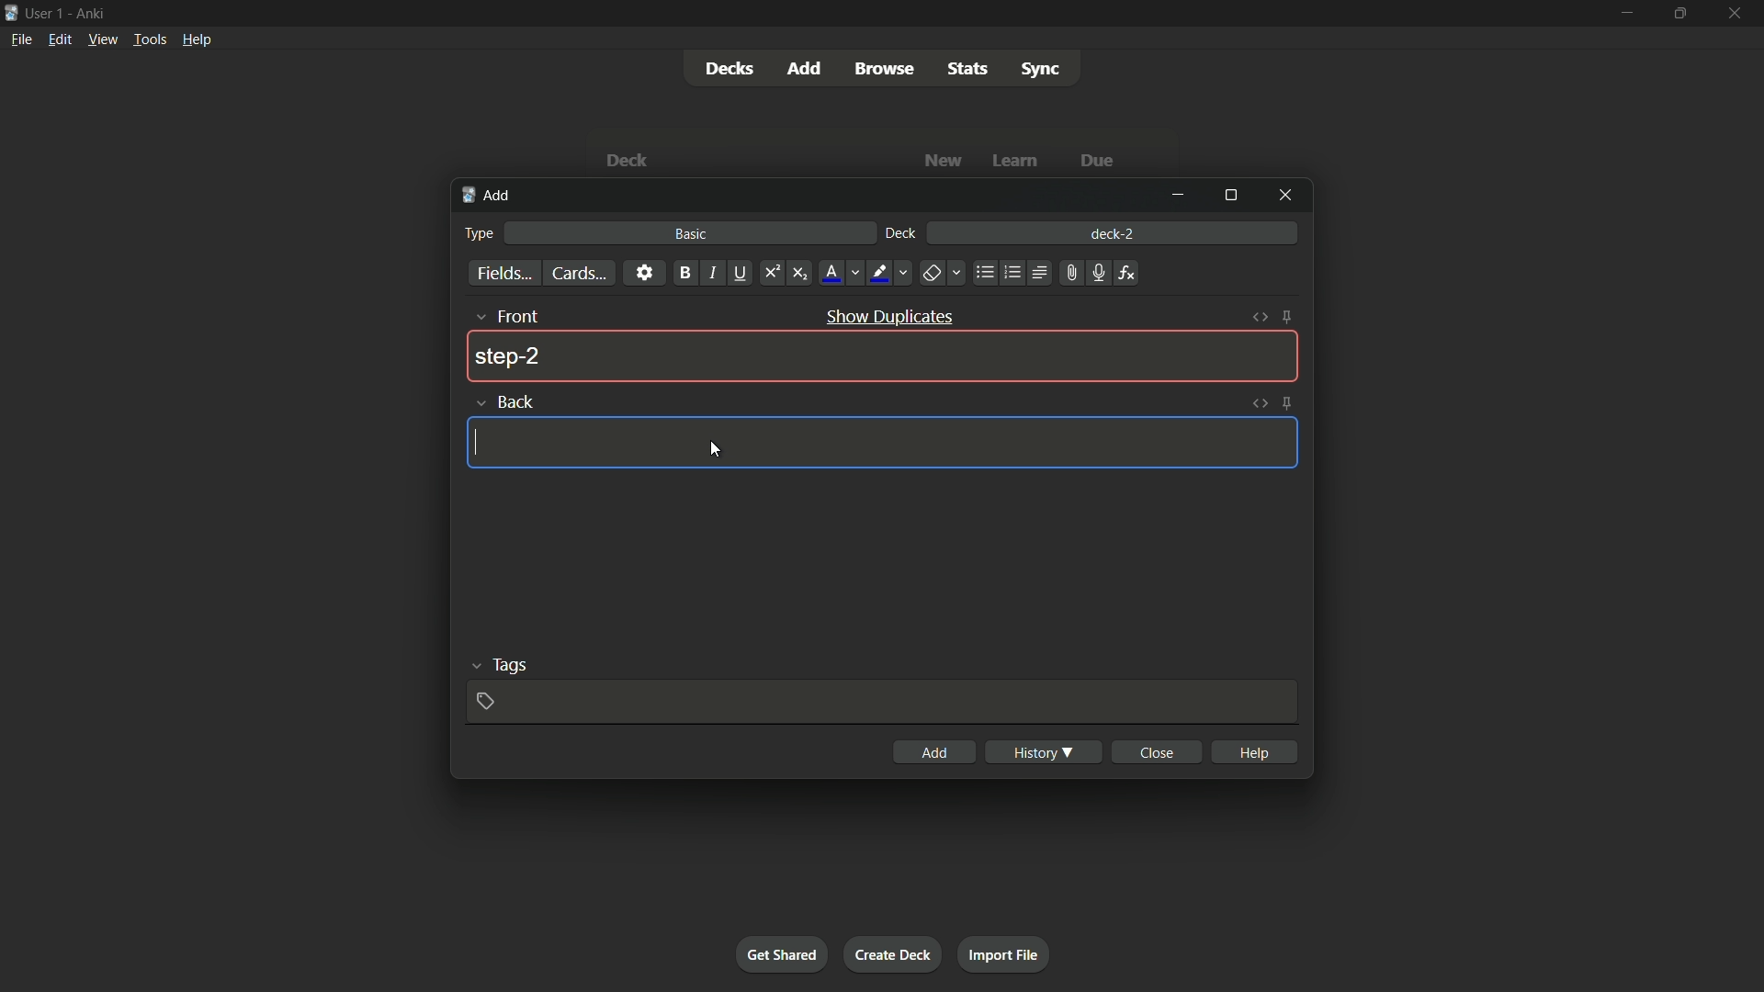  What do you see at coordinates (840, 273) in the screenshot?
I see `font color` at bounding box center [840, 273].